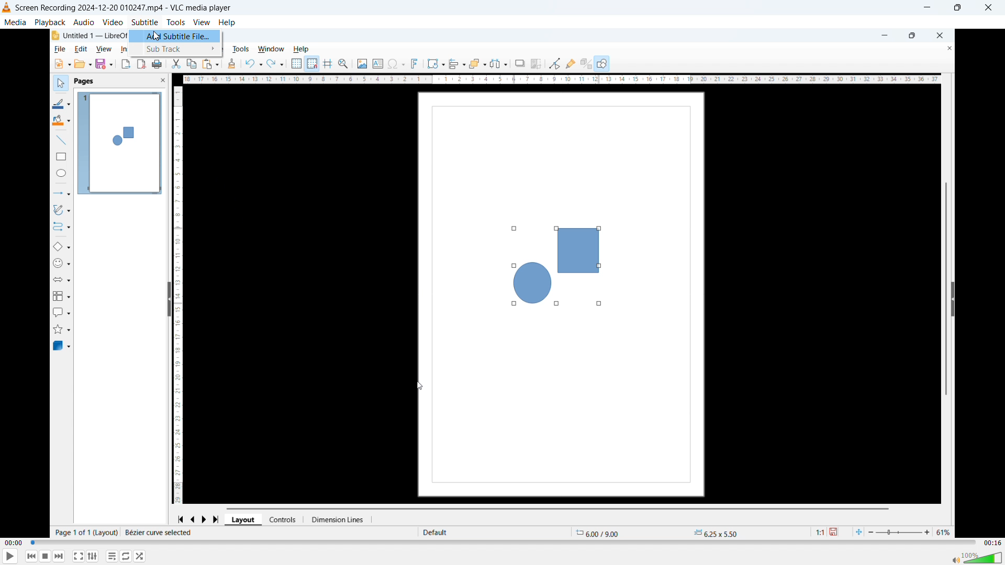  I want to click on symbol shapes, so click(63, 264).